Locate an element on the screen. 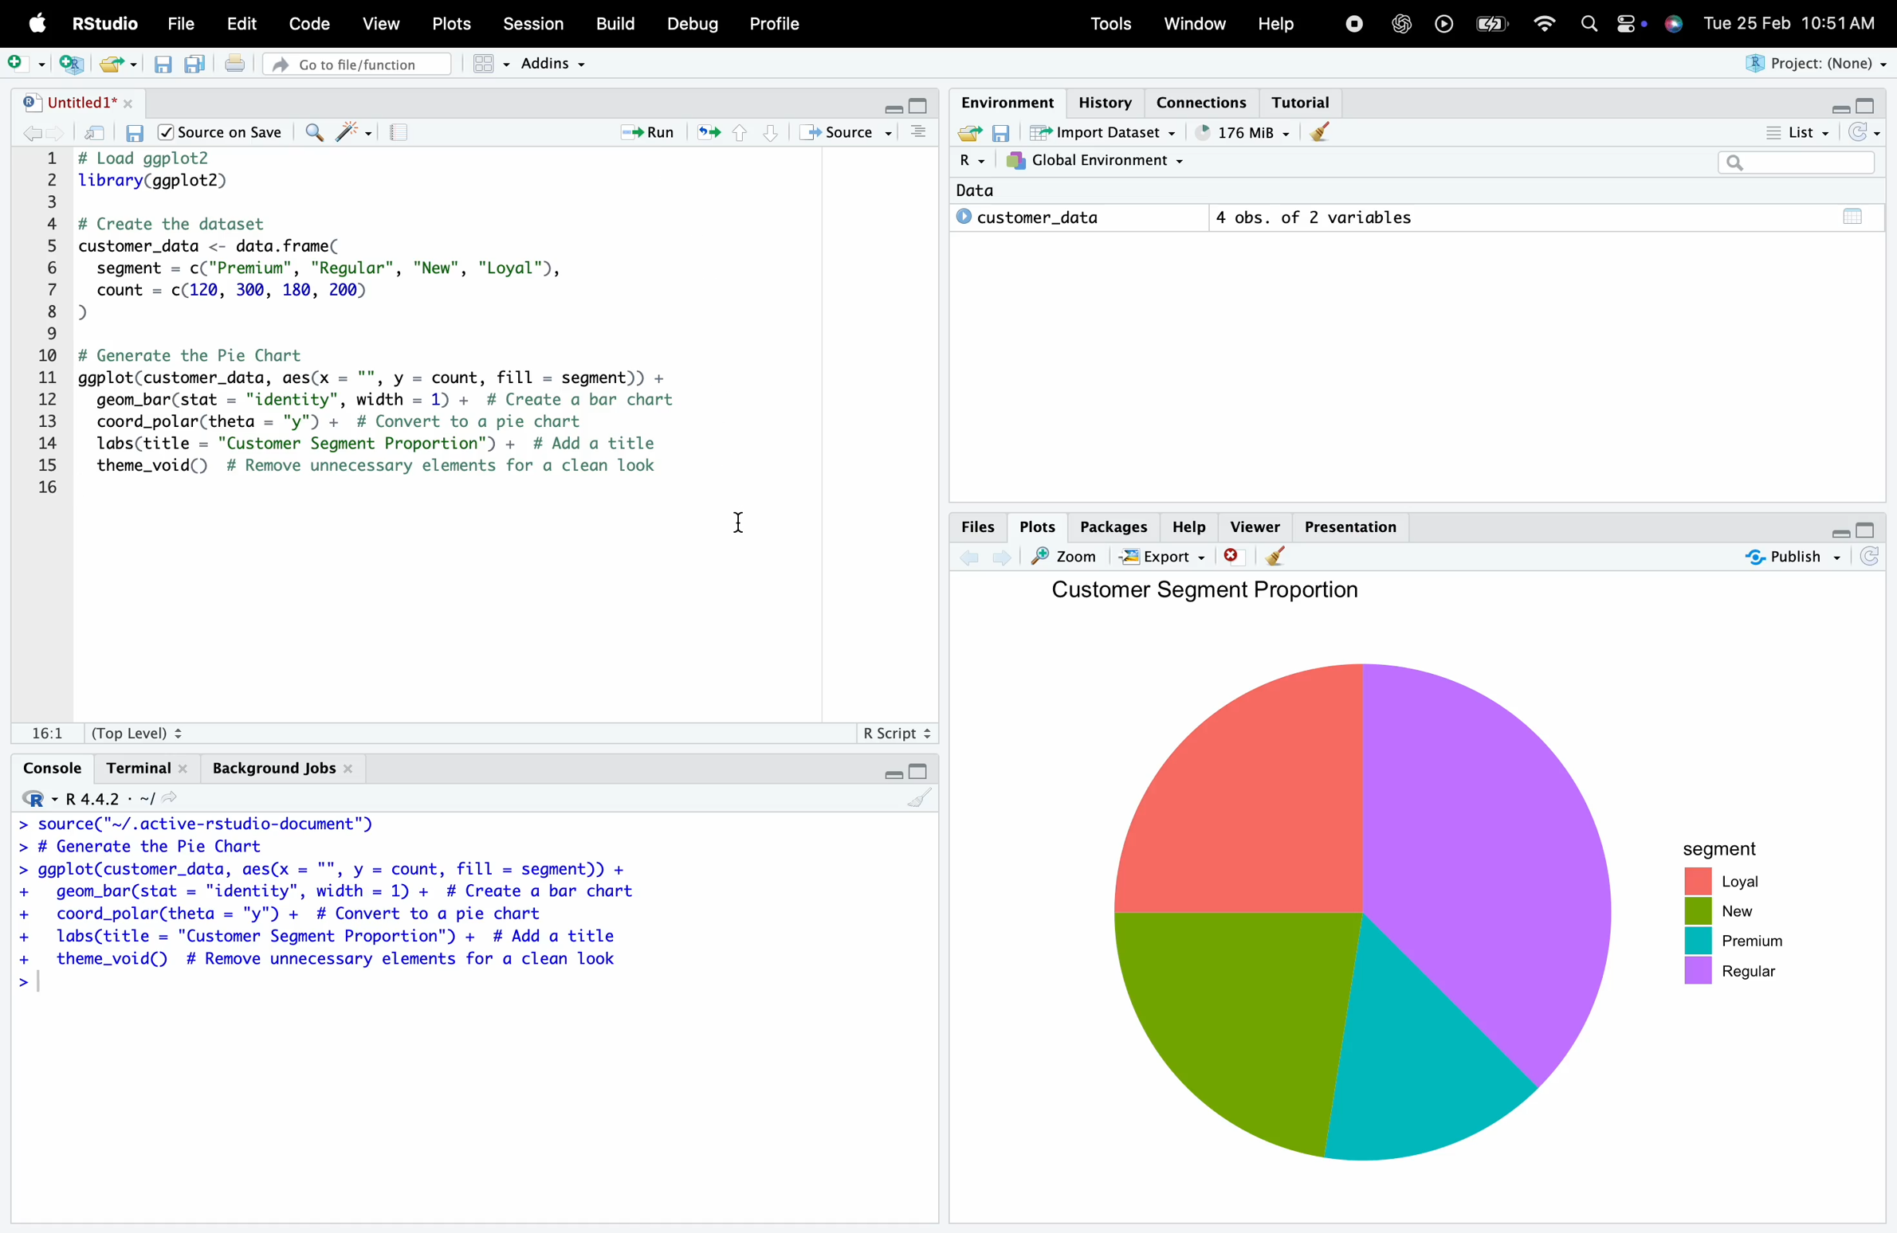 Image resolution: width=1897 pixels, height=1233 pixels. /| Source on Save is located at coordinates (221, 132).